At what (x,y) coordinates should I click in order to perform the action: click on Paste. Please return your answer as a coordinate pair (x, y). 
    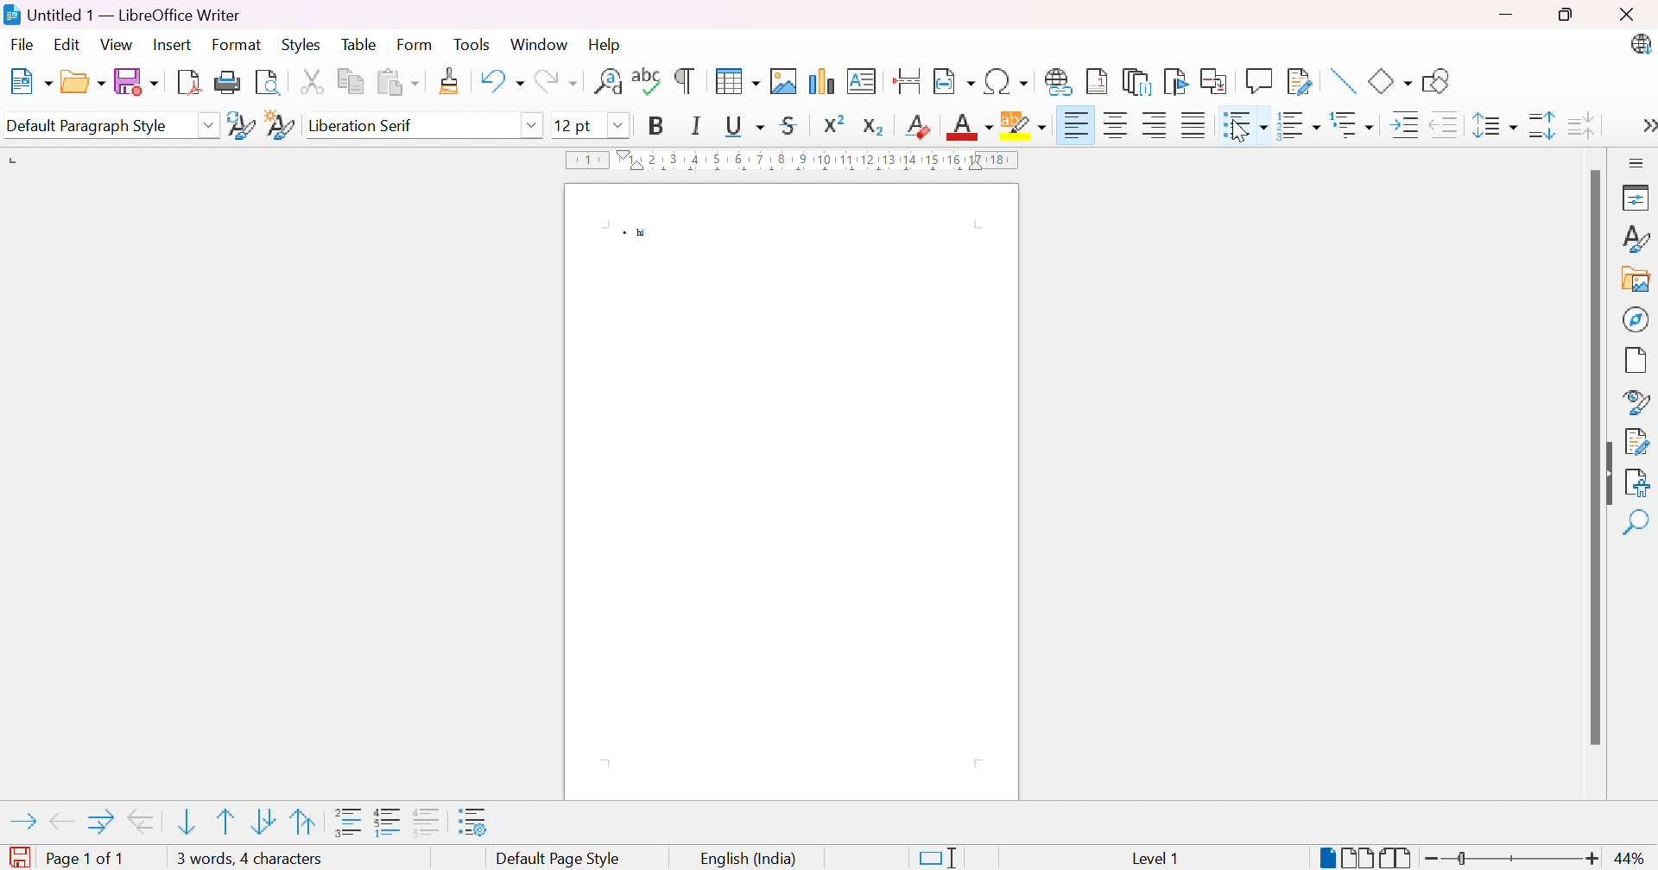
    Looking at the image, I should click on (396, 81).